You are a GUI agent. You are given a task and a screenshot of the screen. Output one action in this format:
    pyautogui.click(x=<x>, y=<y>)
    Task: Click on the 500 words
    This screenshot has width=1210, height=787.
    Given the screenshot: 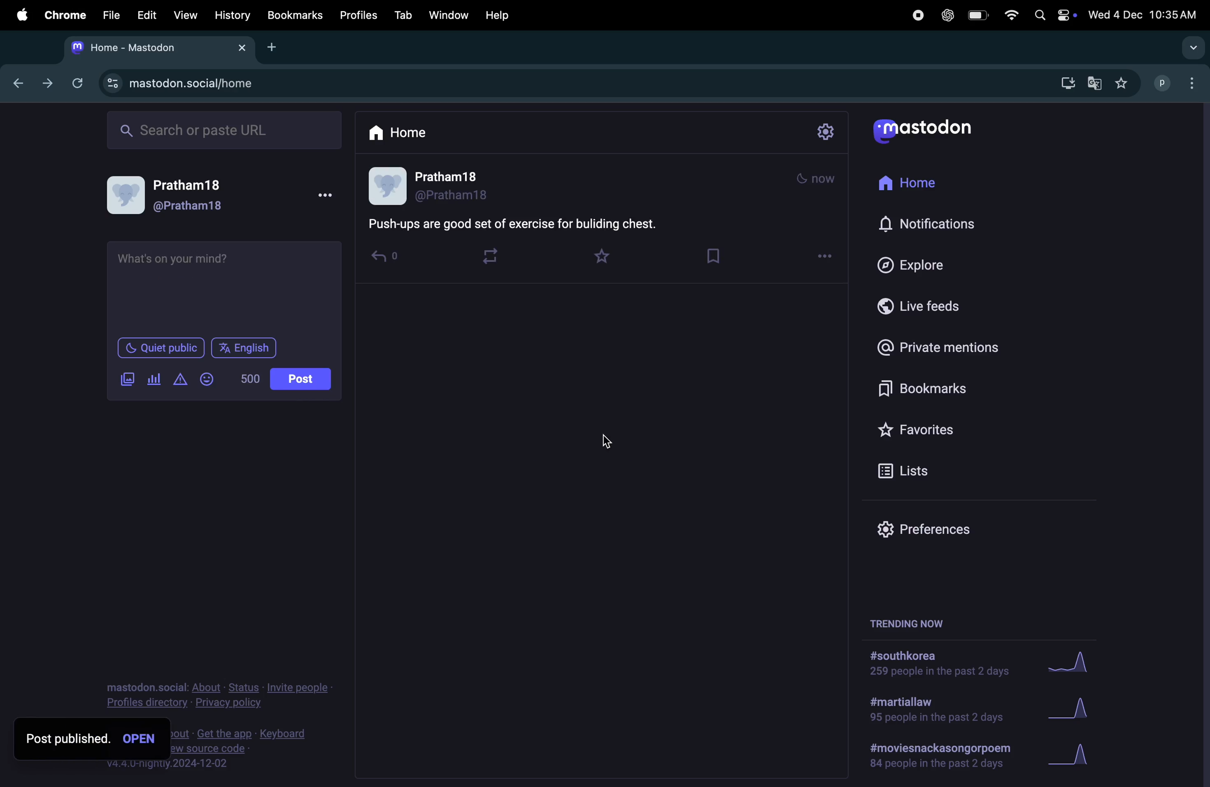 What is the action you would take?
    pyautogui.click(x=252, y=379)
    